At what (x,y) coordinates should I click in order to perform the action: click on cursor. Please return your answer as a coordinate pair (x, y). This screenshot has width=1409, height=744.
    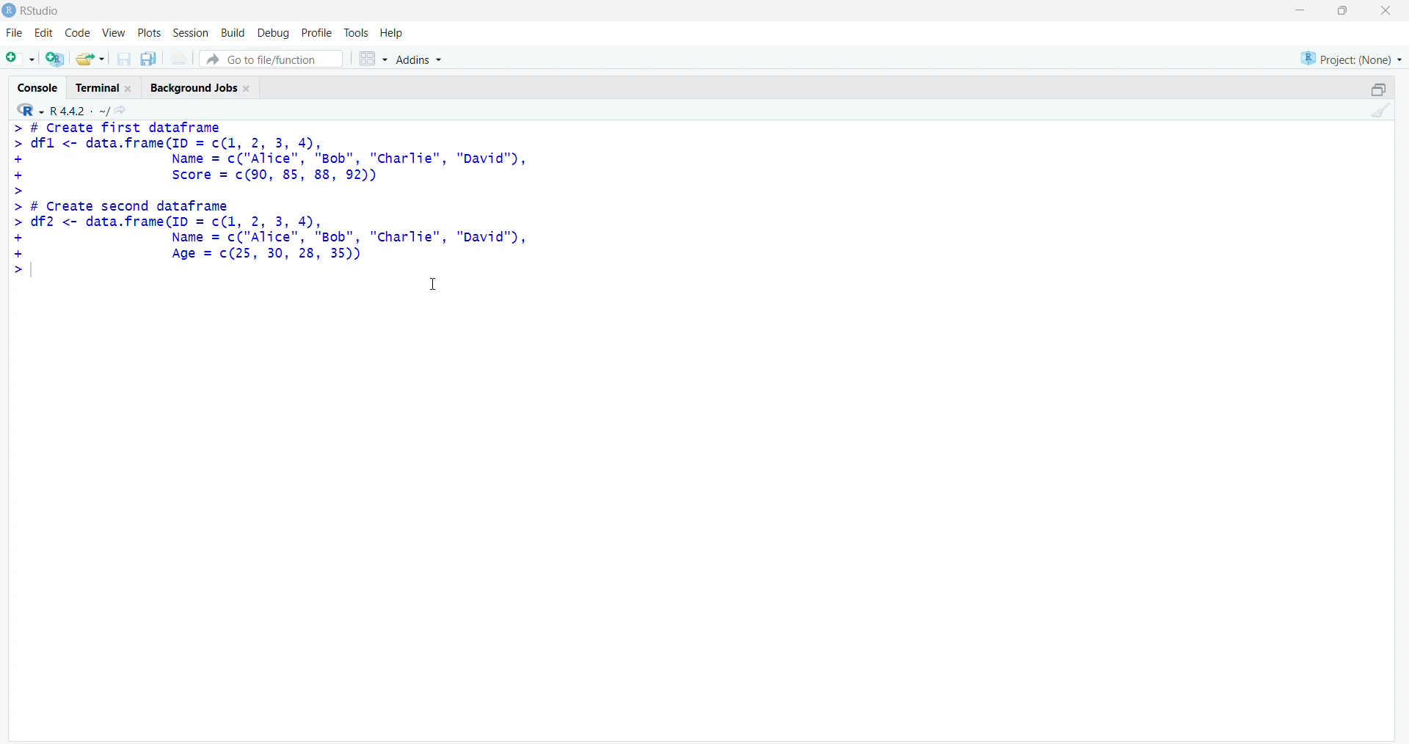
    Looking at the image, I should click on (434, 284).